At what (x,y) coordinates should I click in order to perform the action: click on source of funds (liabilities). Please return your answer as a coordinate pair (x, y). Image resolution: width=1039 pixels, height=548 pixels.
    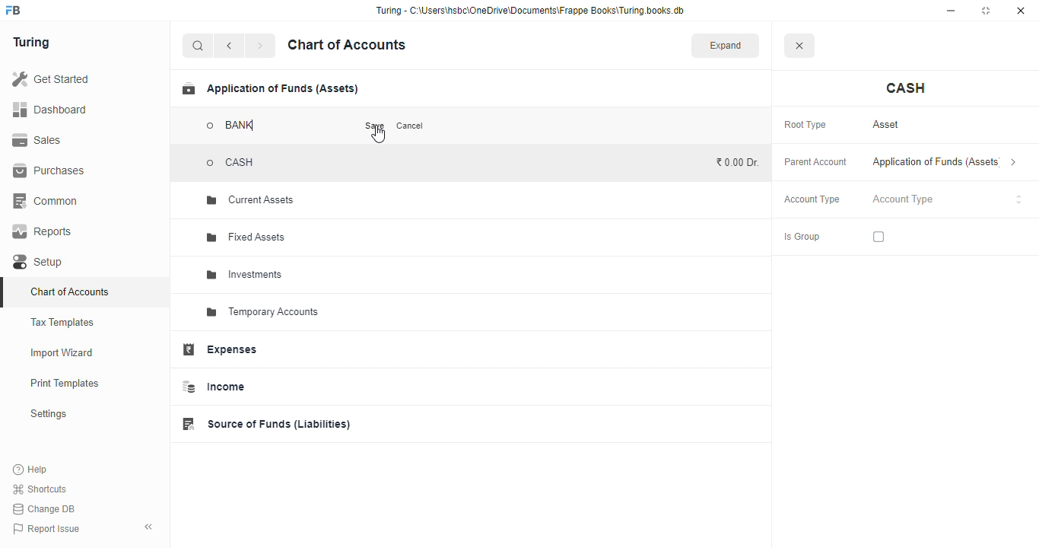
    Looking at the image, I should click on (267, 424).